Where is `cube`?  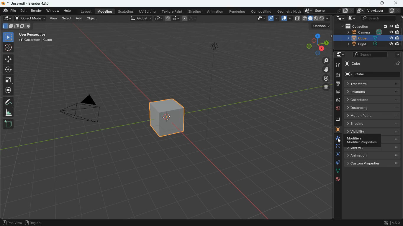 cube is located at coordinates (373, 64).